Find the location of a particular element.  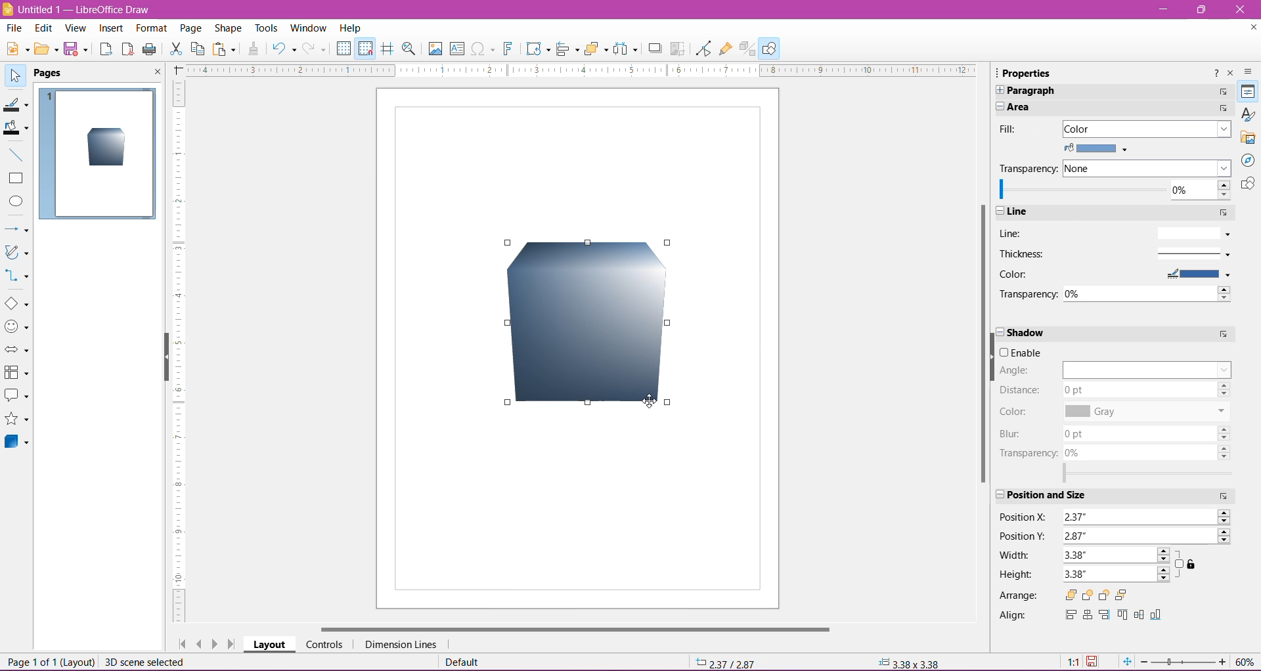

Enable/Disable Shadow is located at coordinates (1025, 353).